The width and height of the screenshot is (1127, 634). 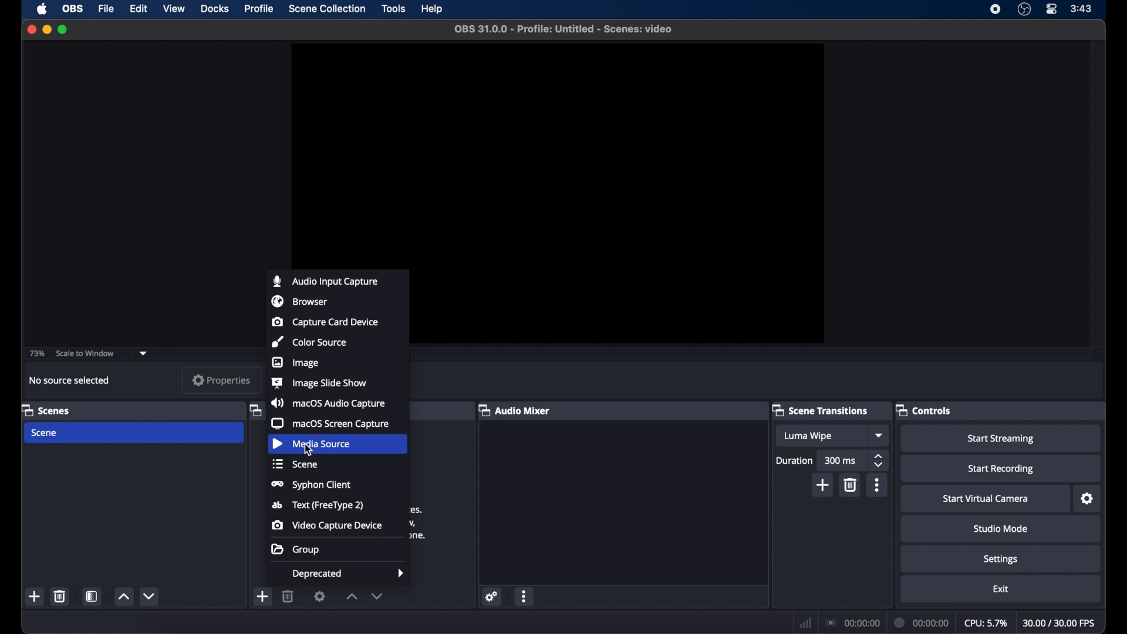 I want to click on close, so click(x=32, y=29).